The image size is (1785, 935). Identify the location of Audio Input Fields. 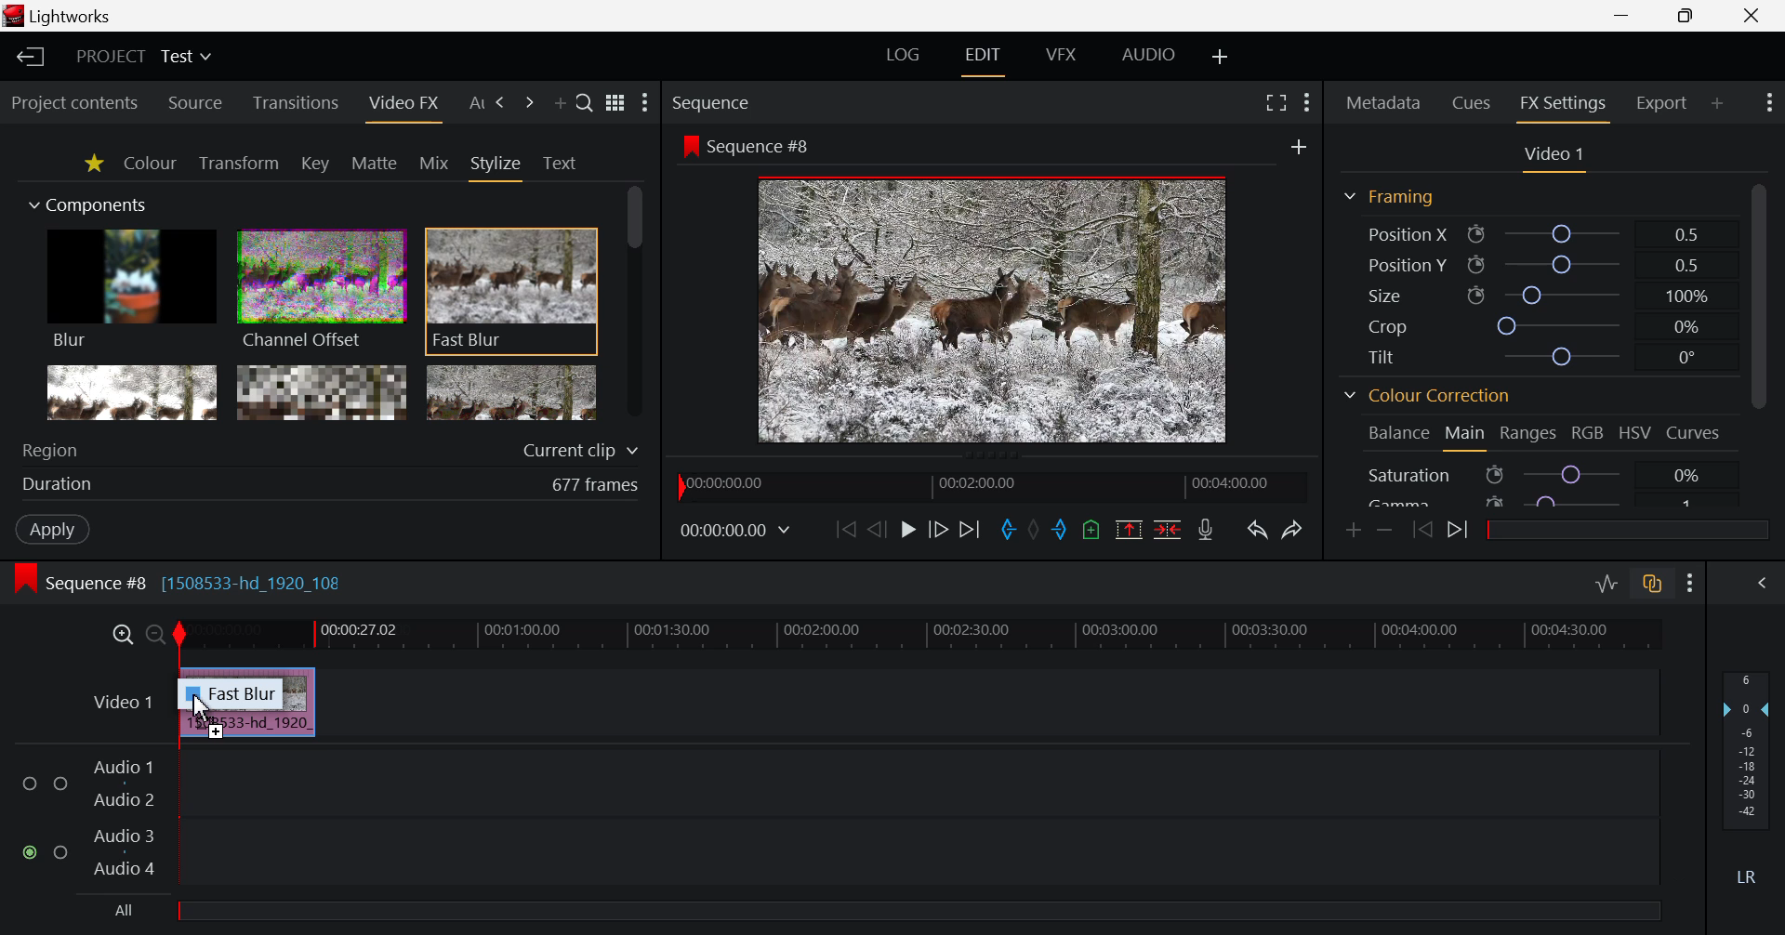
(831, 820).